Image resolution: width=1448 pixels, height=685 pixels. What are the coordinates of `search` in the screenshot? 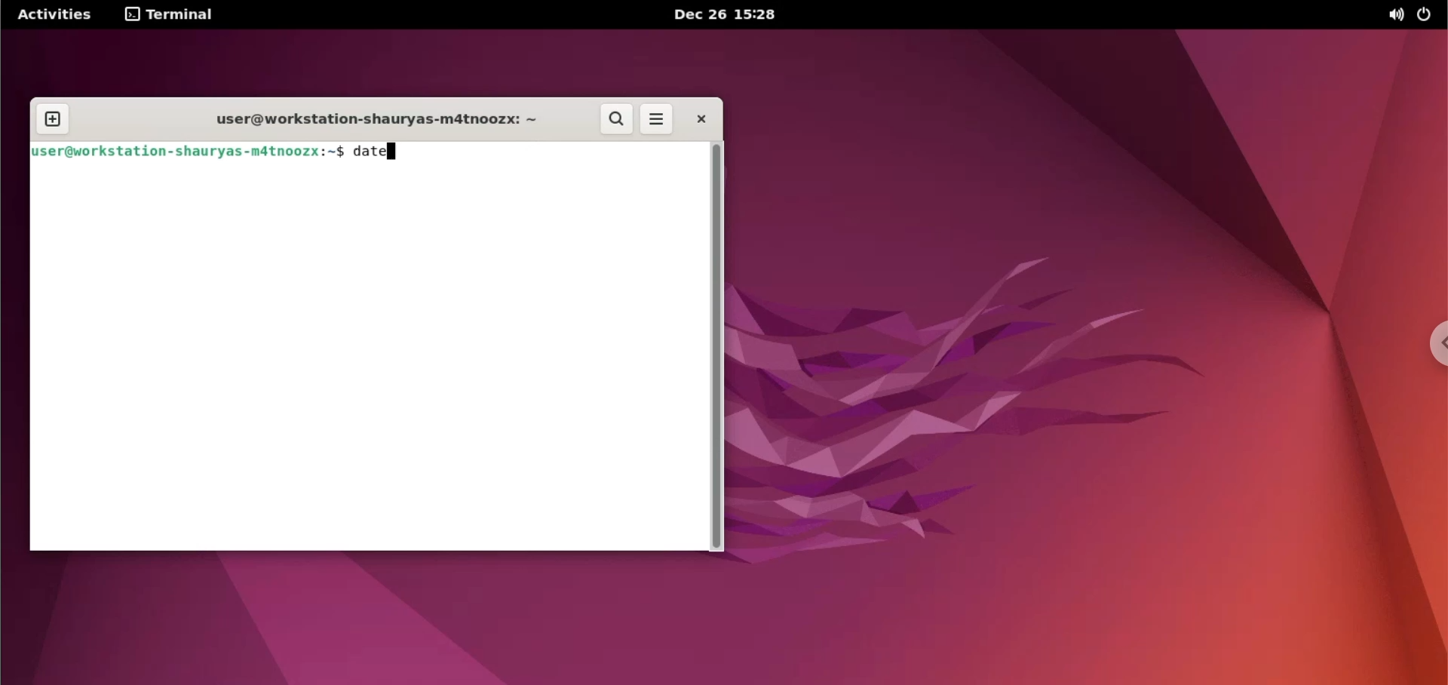 It's located at (616, 119).